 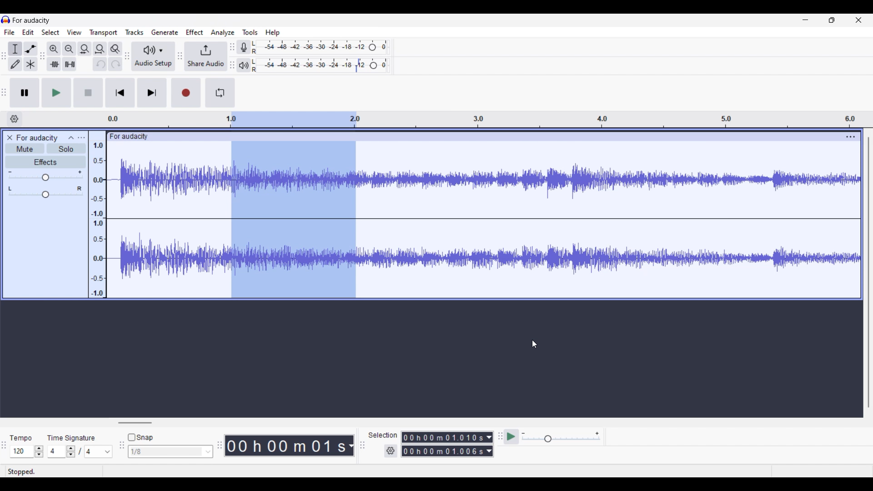 I want to click on Current track, so click(x=167, y=215).